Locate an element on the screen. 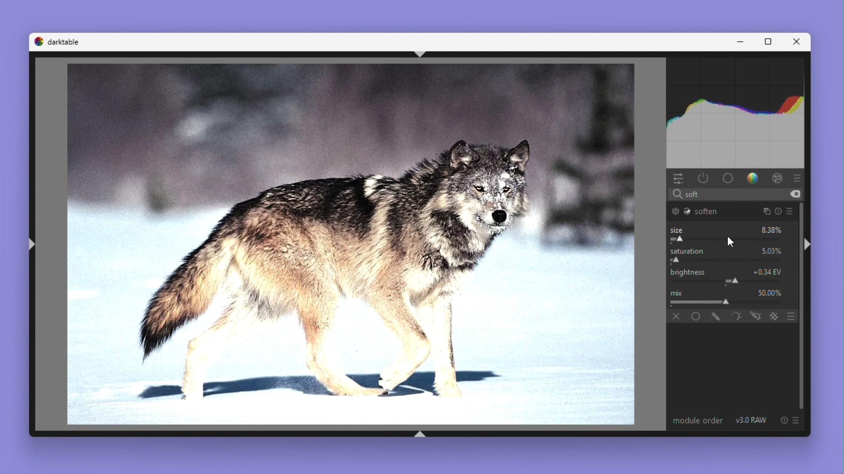 Image resolution: width=844 pixels, height=474 pixels. Preset is located at coordinates (792, 211).